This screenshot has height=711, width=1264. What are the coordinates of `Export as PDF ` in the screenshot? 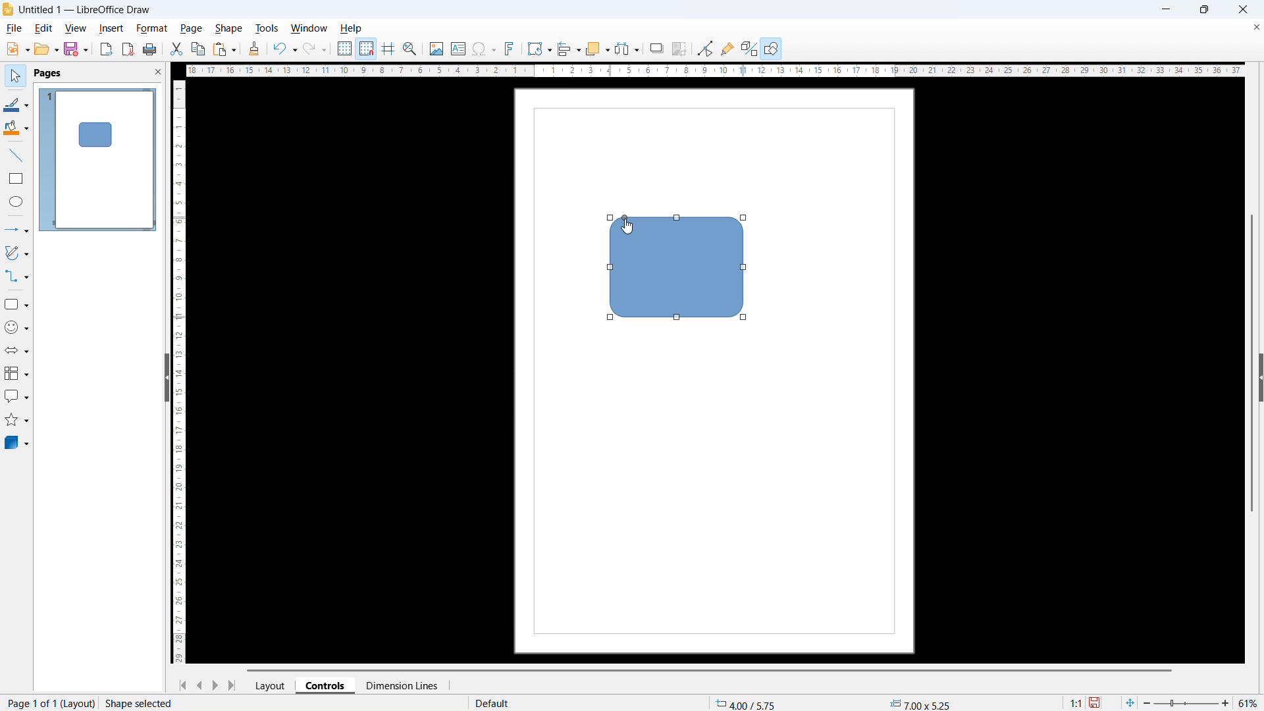 It's located at (128, 49).